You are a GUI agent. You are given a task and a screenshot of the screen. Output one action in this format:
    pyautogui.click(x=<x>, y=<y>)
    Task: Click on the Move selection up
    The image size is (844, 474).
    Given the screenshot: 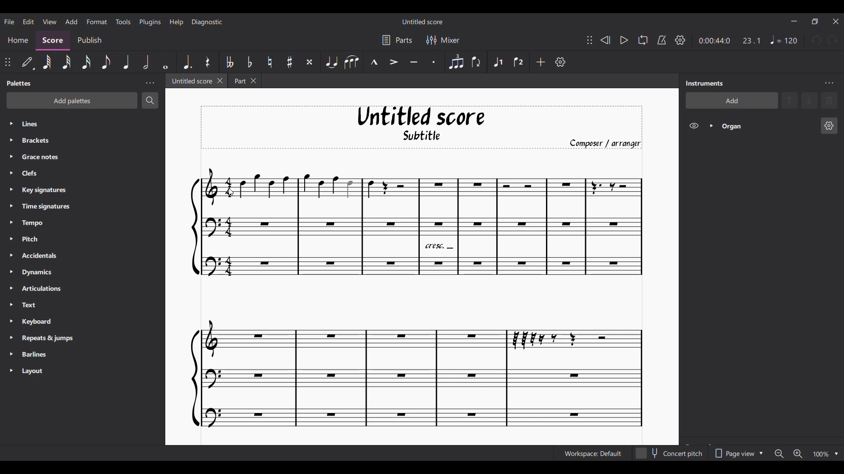 What is the action you would take?
    pyautogui.click(x=789, y=101)
    